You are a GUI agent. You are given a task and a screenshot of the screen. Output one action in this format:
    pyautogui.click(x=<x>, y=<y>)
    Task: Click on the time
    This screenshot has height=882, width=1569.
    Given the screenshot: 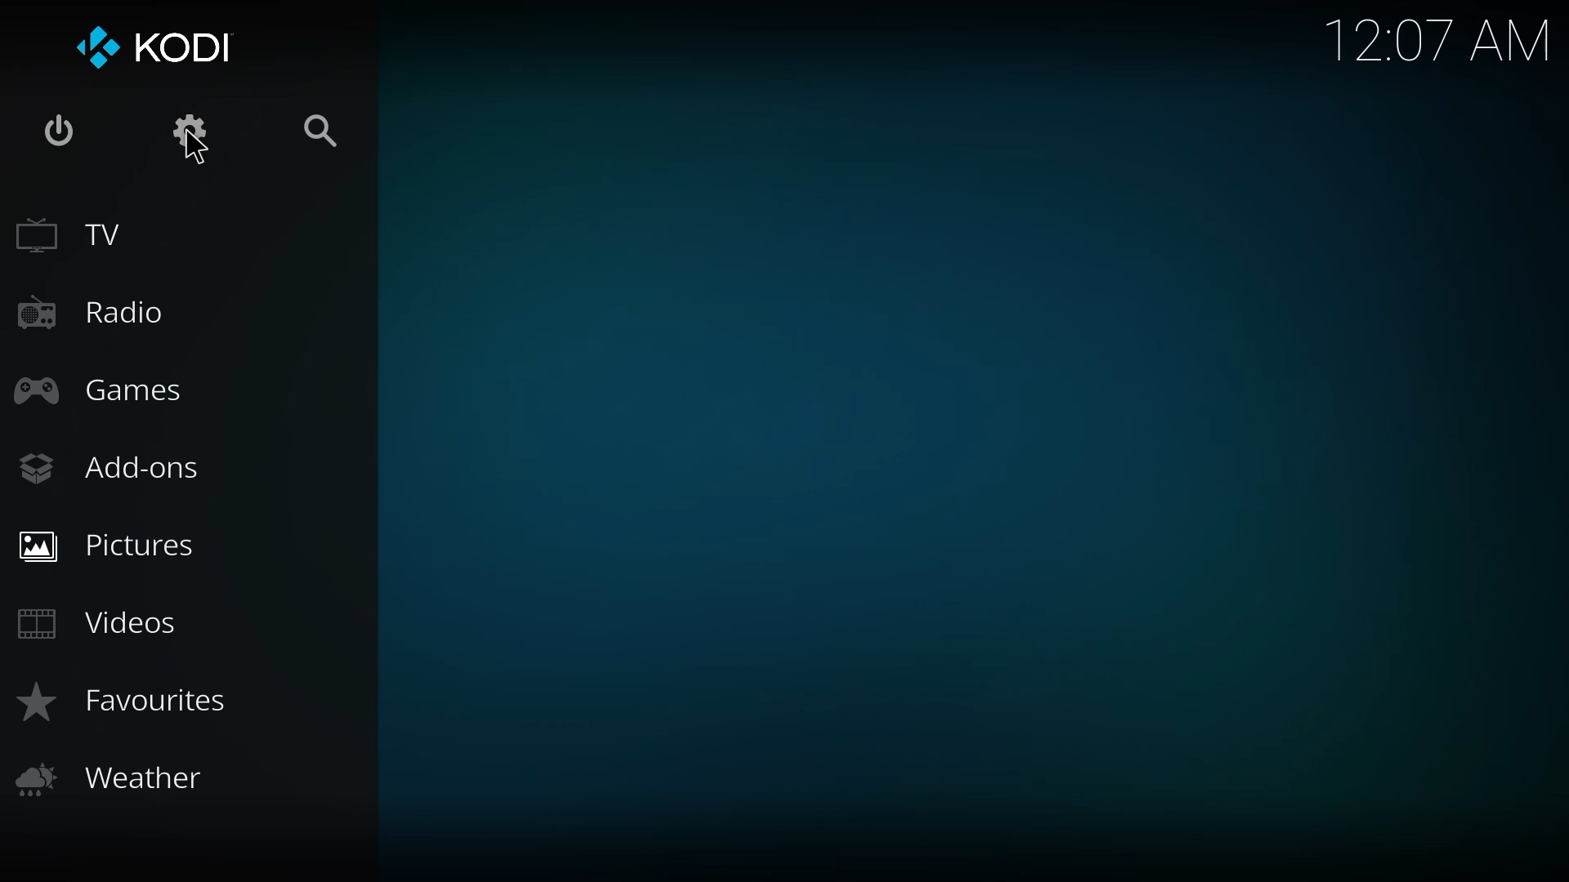 What is the action you would take?
    pyautogui.click(x=1437, y=38)
    